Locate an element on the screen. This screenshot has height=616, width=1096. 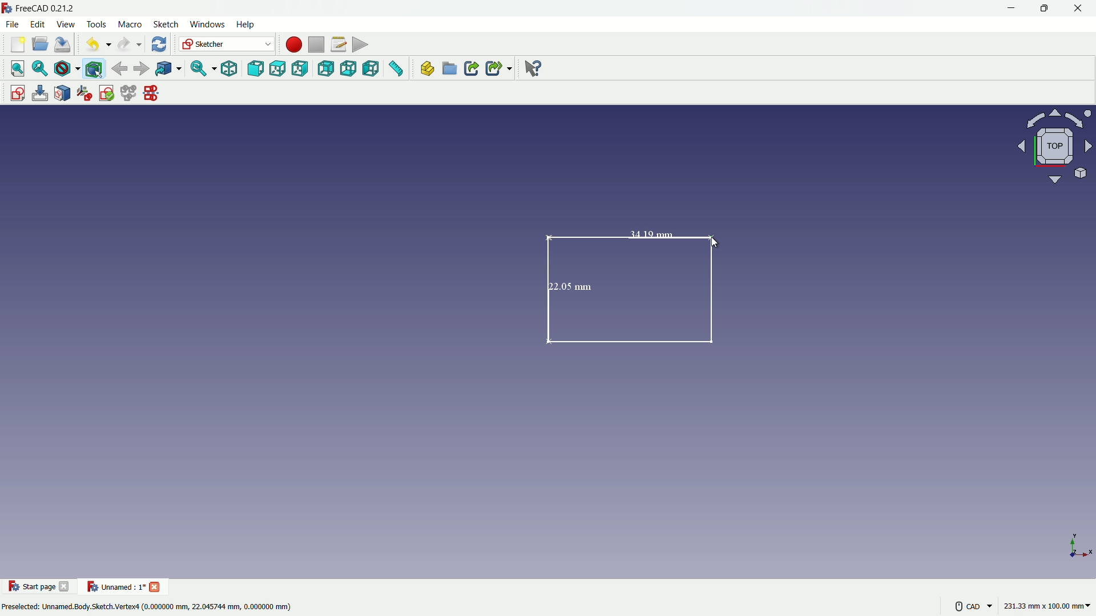
left view is located at coordinates (373, 70).